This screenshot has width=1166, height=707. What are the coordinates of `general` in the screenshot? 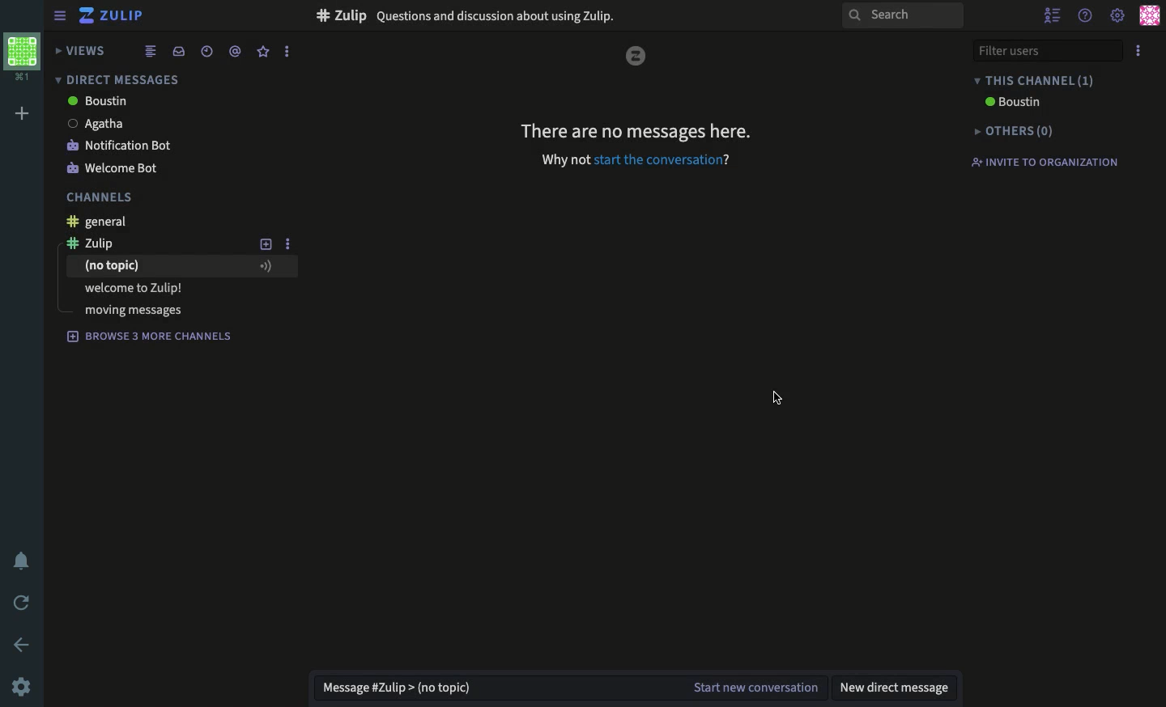 It's located at (103, 222).